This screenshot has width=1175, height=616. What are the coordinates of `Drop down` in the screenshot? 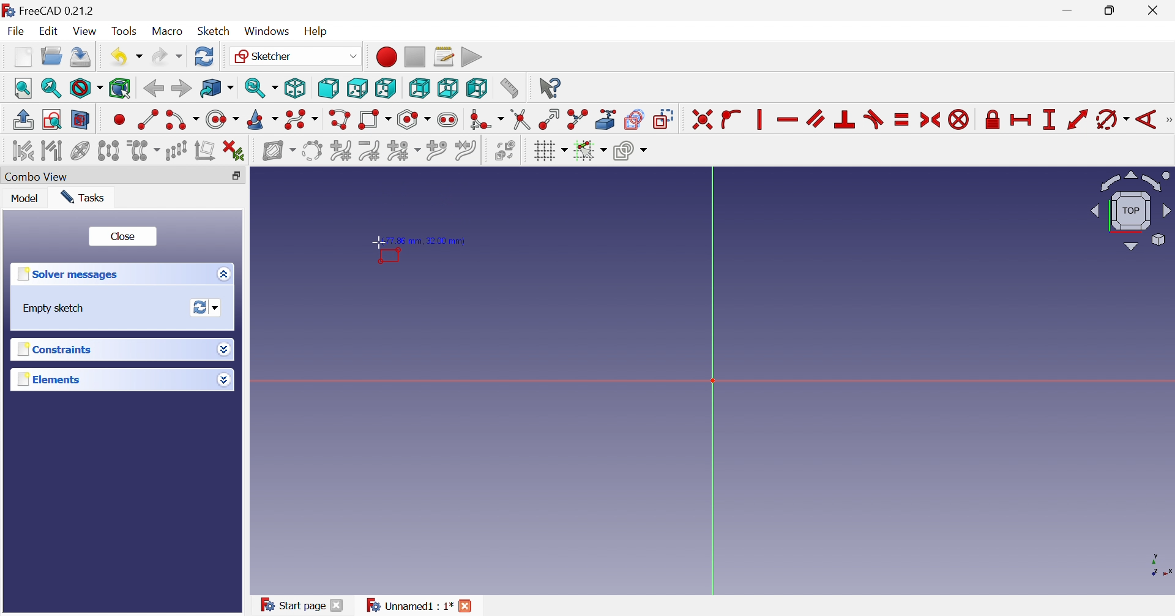 It's located at (223, 348).